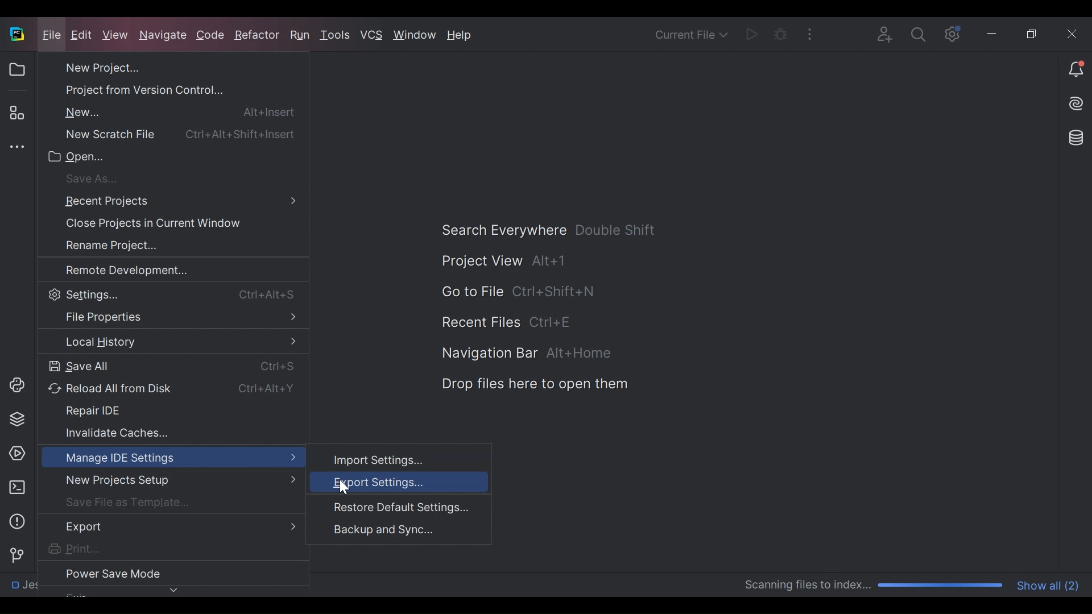  I want to click on Tools, so click(337, 36).